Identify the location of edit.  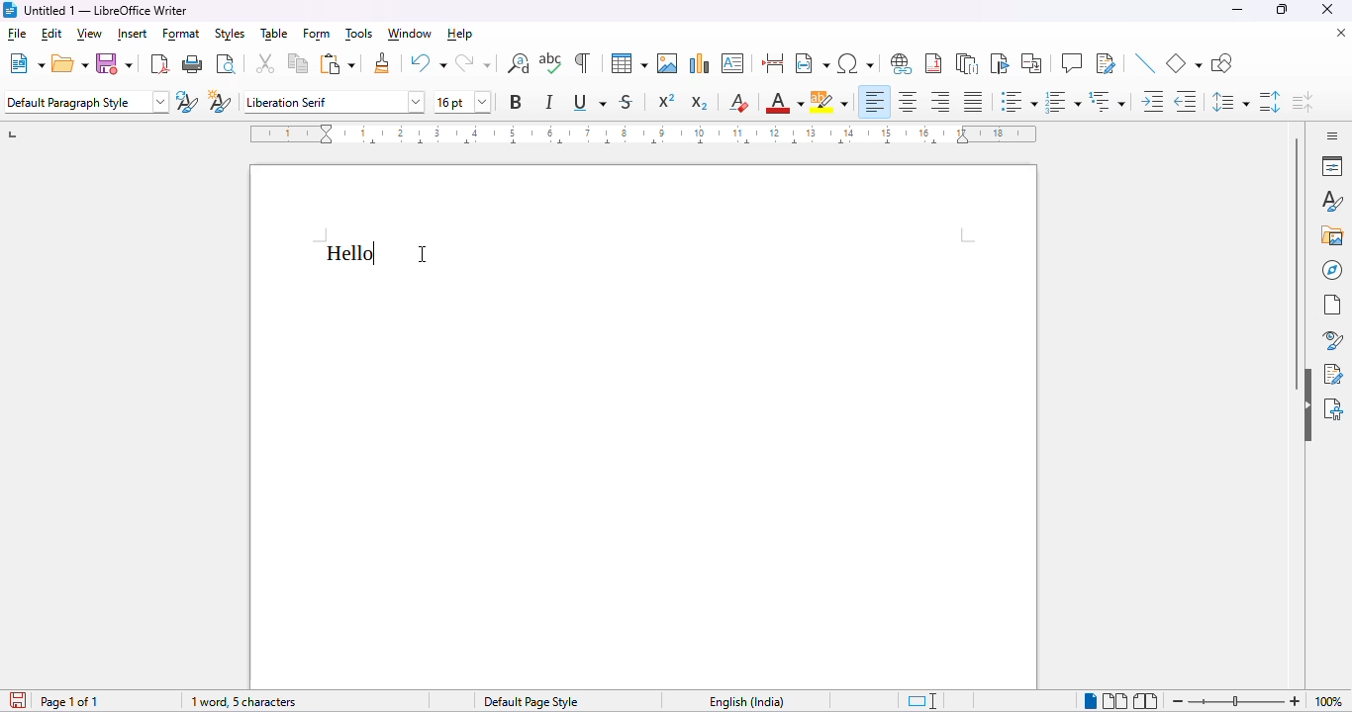
(50, 34).